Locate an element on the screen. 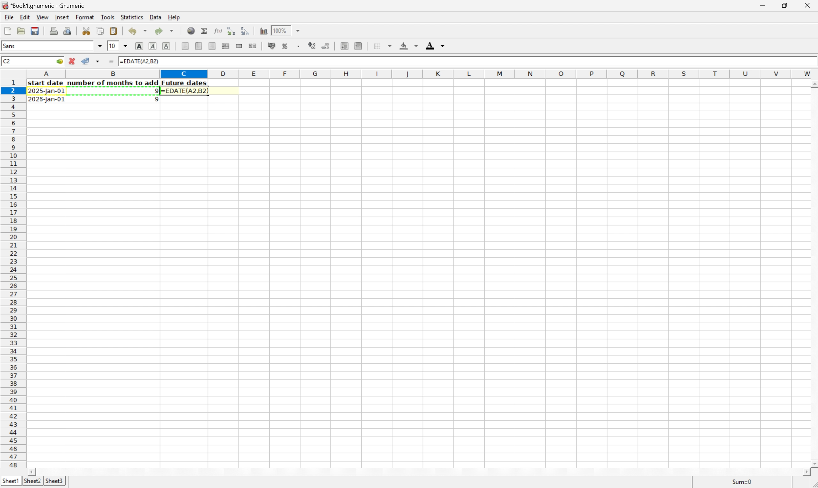 This screenshot has width=818, height=488. Print preview is located at coordinates (67, 30).